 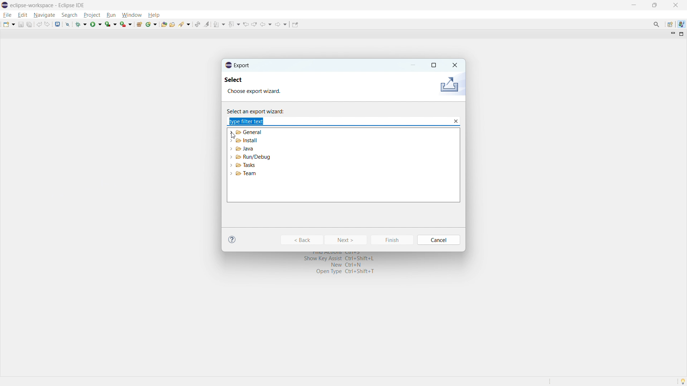 I want to click on expand tasks, so click(x=231, y=165).